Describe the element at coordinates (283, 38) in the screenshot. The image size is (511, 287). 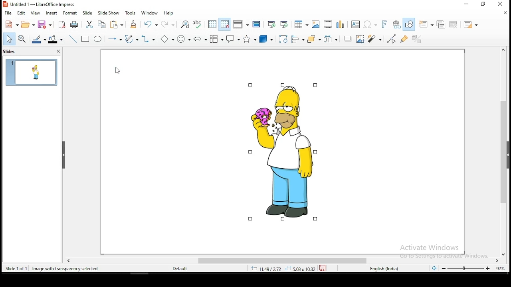
I see `rotate` at that location.